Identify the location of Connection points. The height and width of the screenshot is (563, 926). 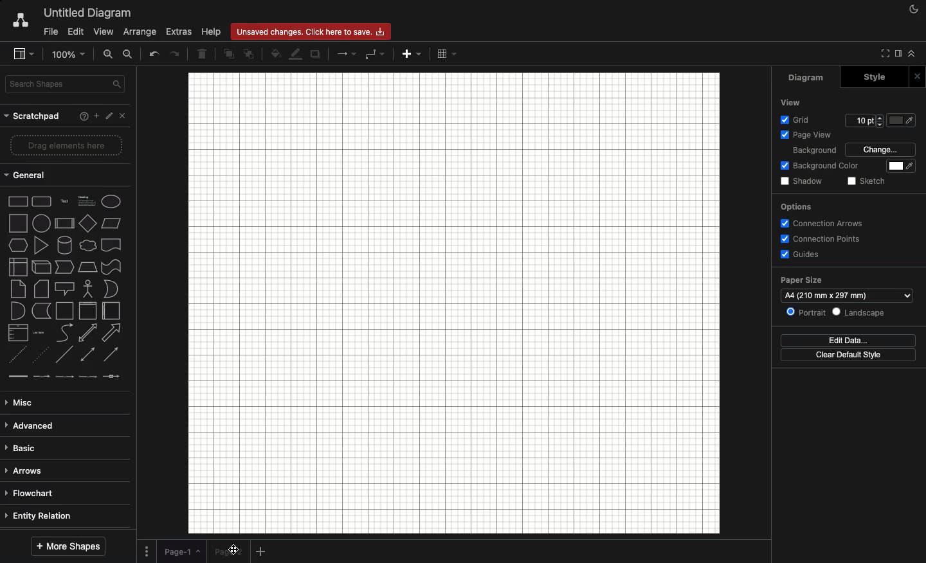
(823, 238).